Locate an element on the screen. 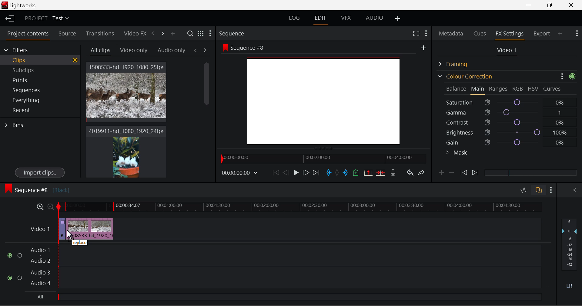 The height and width of the screenshot is (306, 582). Mask is located at coordinates (457, 153).